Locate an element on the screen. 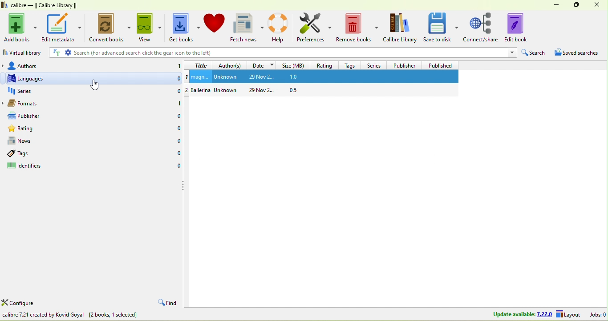  view is located at coordinates (150, 28).